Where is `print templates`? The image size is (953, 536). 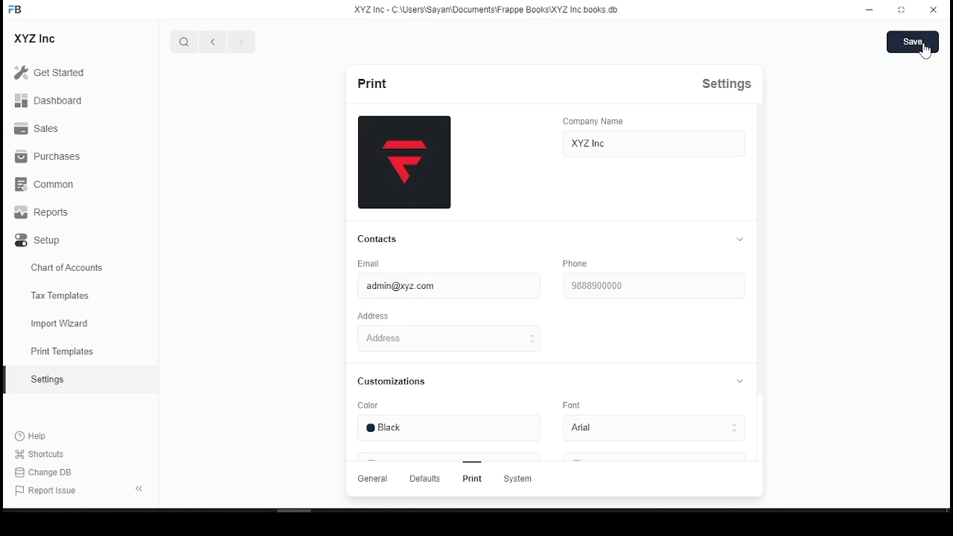 print templates is located at coordinates (59, 351).